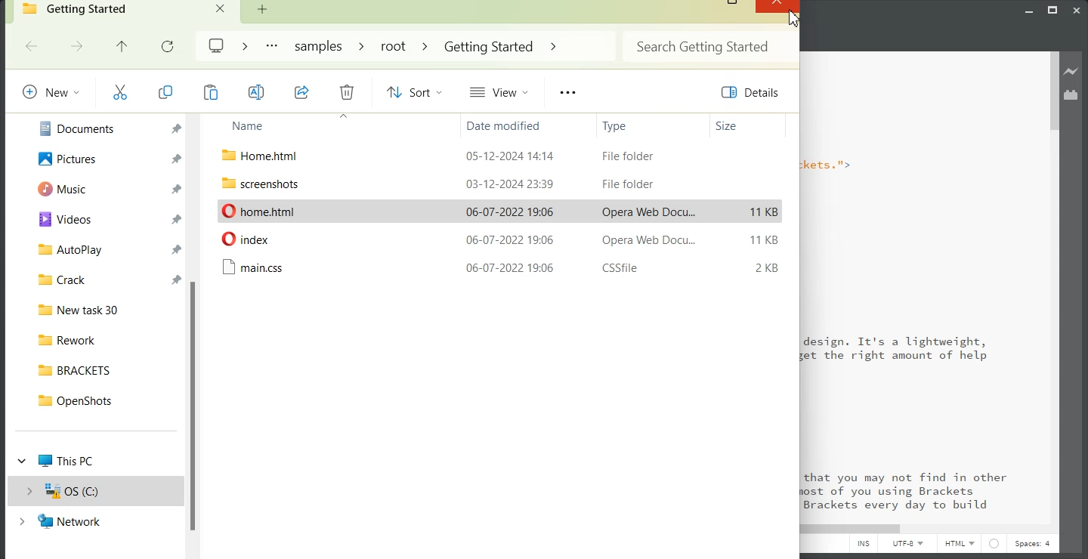  What do you see at coordinates (908, 545) in the screenshot?
I see `UTF-8` at bounding box center [908, 545].